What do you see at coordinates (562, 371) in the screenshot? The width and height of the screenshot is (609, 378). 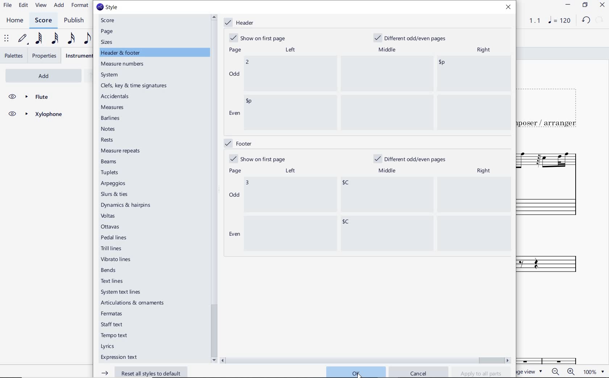 I see `zoom in or zoom out` at bounding box center [562, 371].